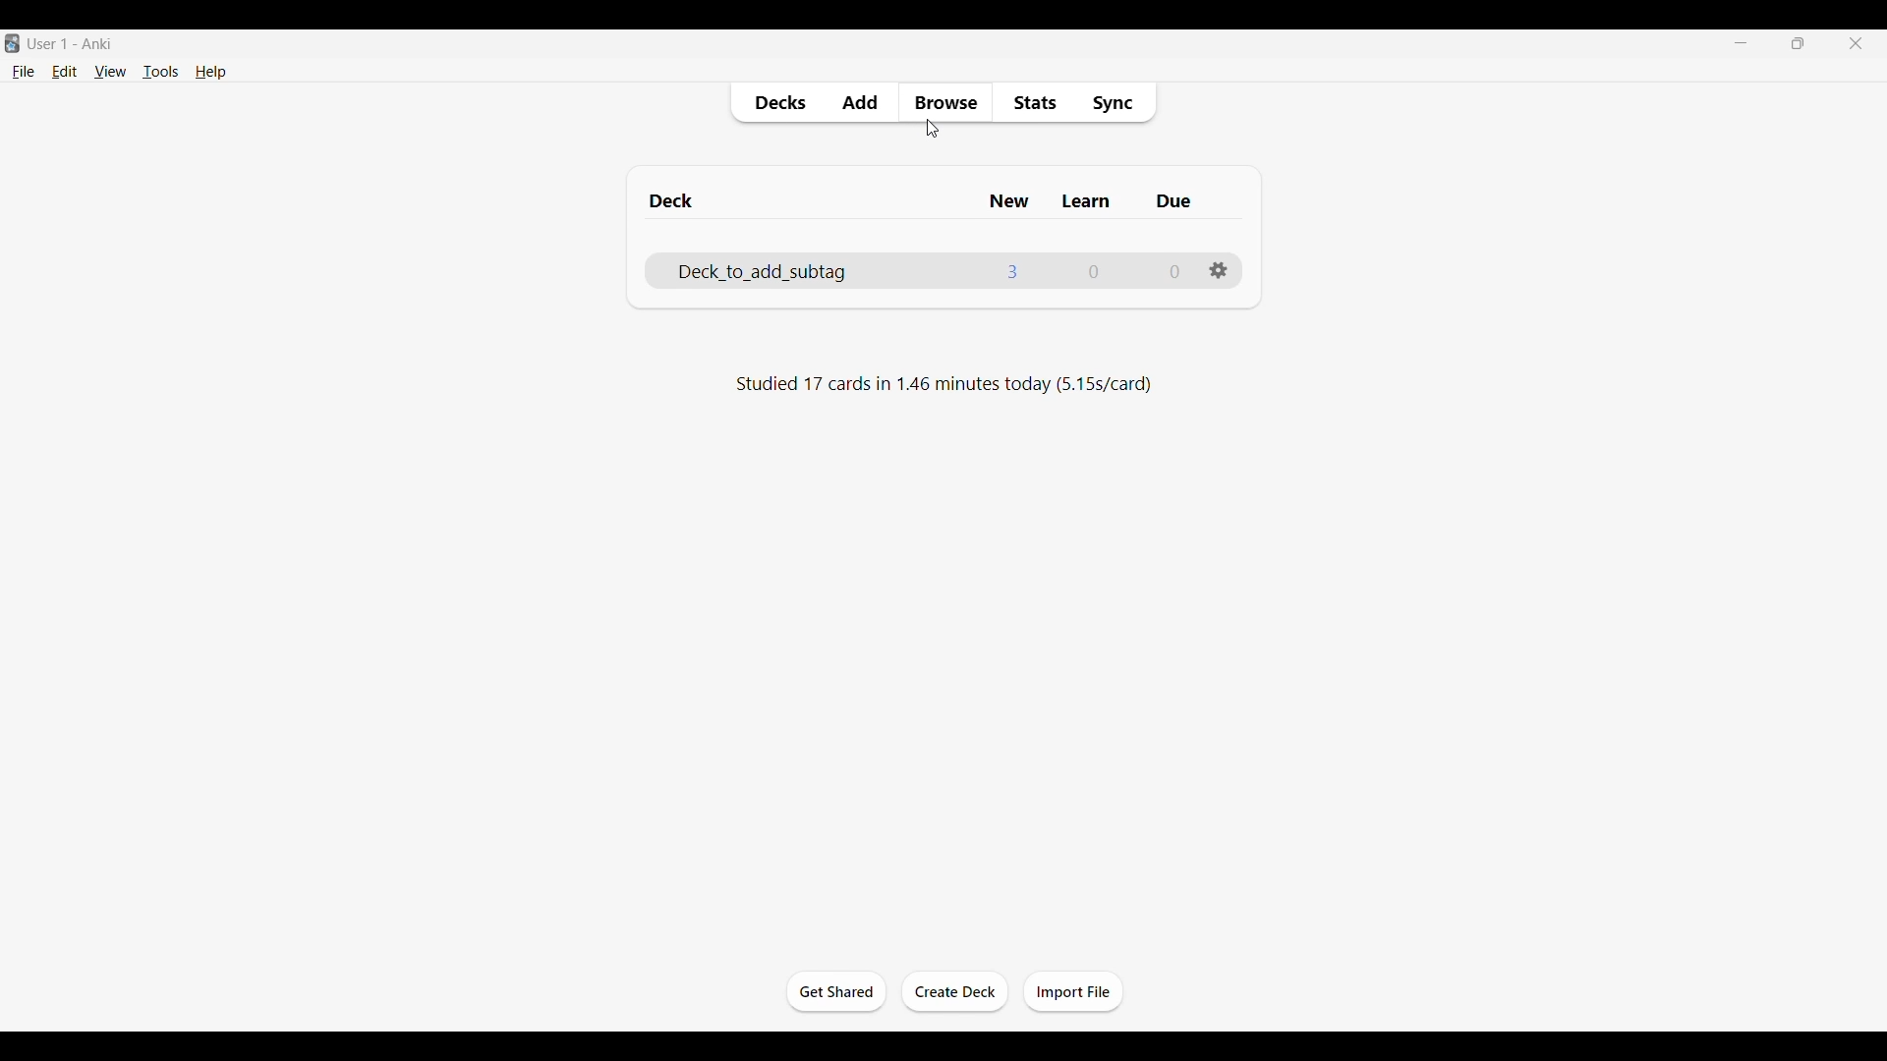  I want to click on Decks, so click(775, 102).